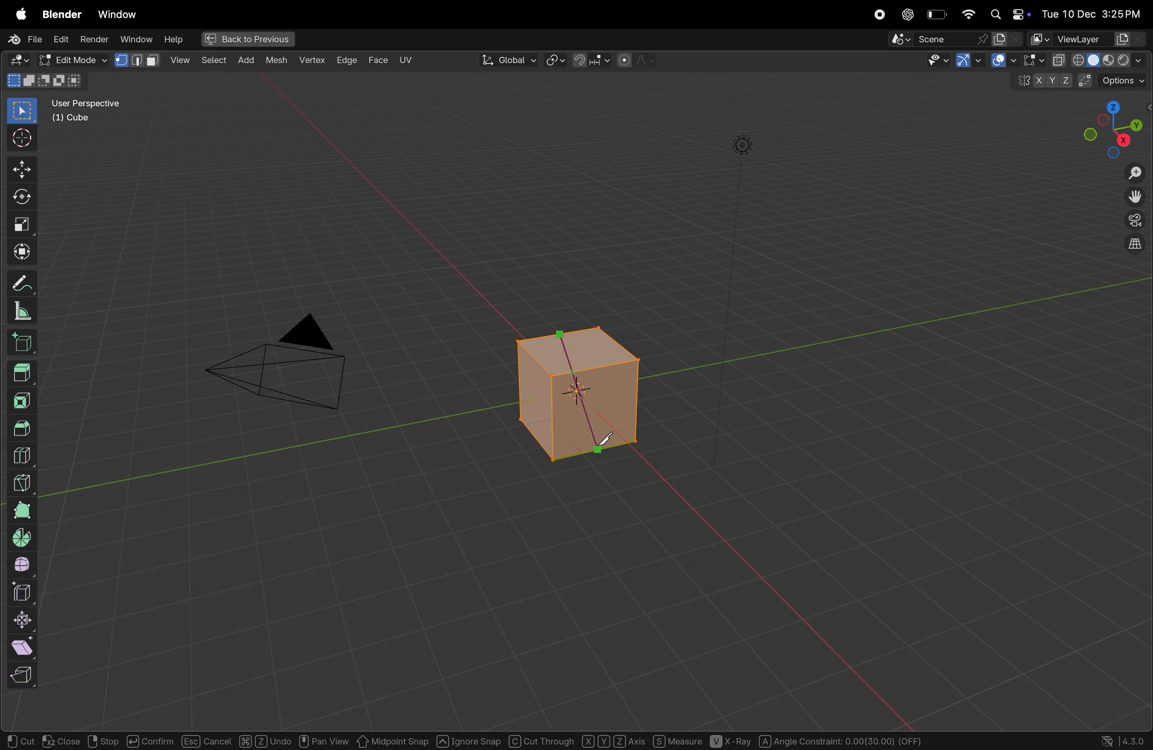  What do you see at coordinates (21, 285) in the screenshot?
I see `annotate` at bounding box center [21, 285].